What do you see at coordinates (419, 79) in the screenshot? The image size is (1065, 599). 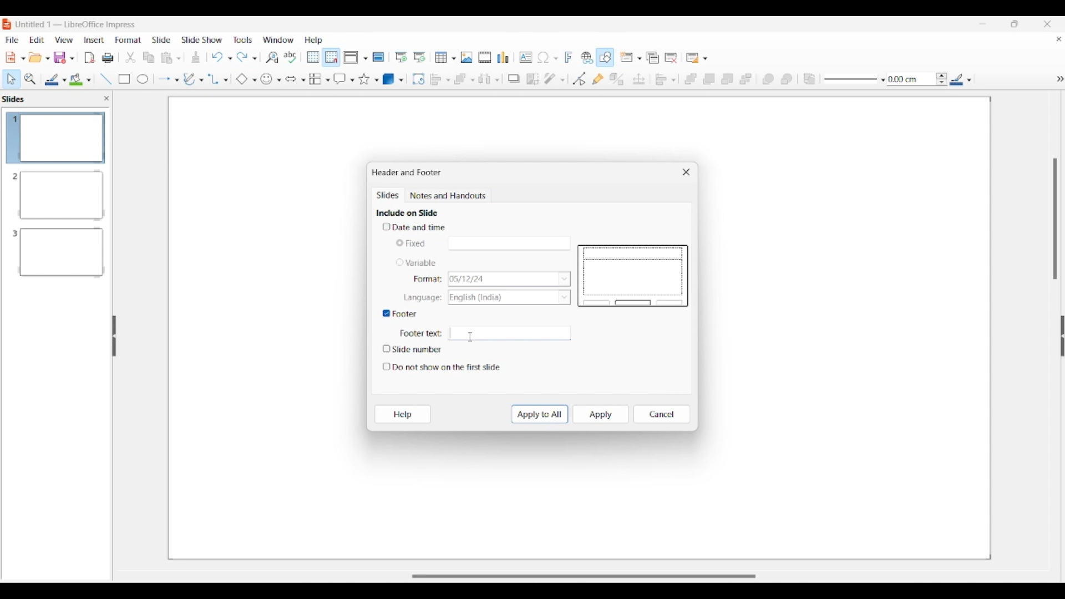 I see `Rotate` at bounding box center [419, 79].